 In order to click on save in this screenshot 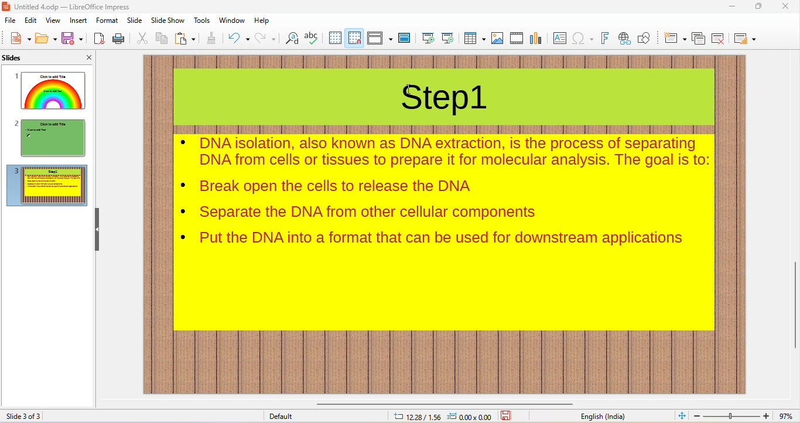, I will do `click(508, 416)`.